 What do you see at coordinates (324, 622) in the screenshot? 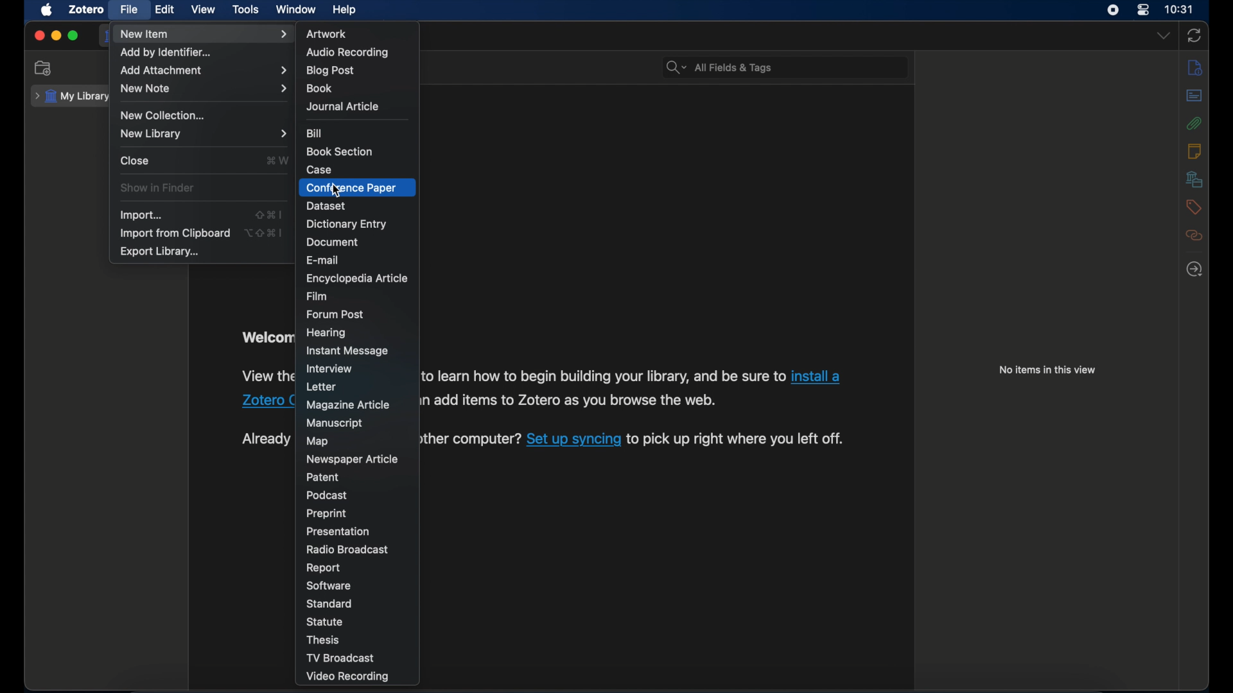
I see `statue` at bounding box center [324, 622].